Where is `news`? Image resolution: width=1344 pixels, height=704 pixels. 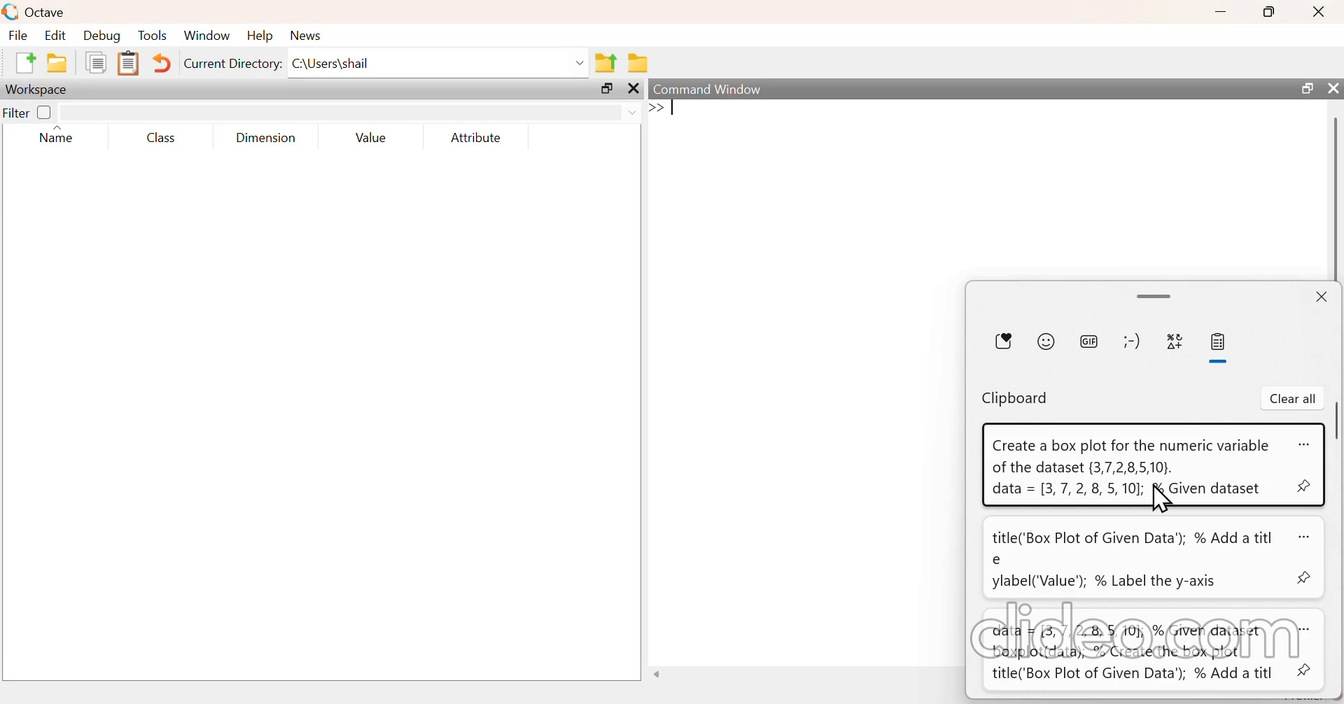 news is located at coordinates (307, 36).